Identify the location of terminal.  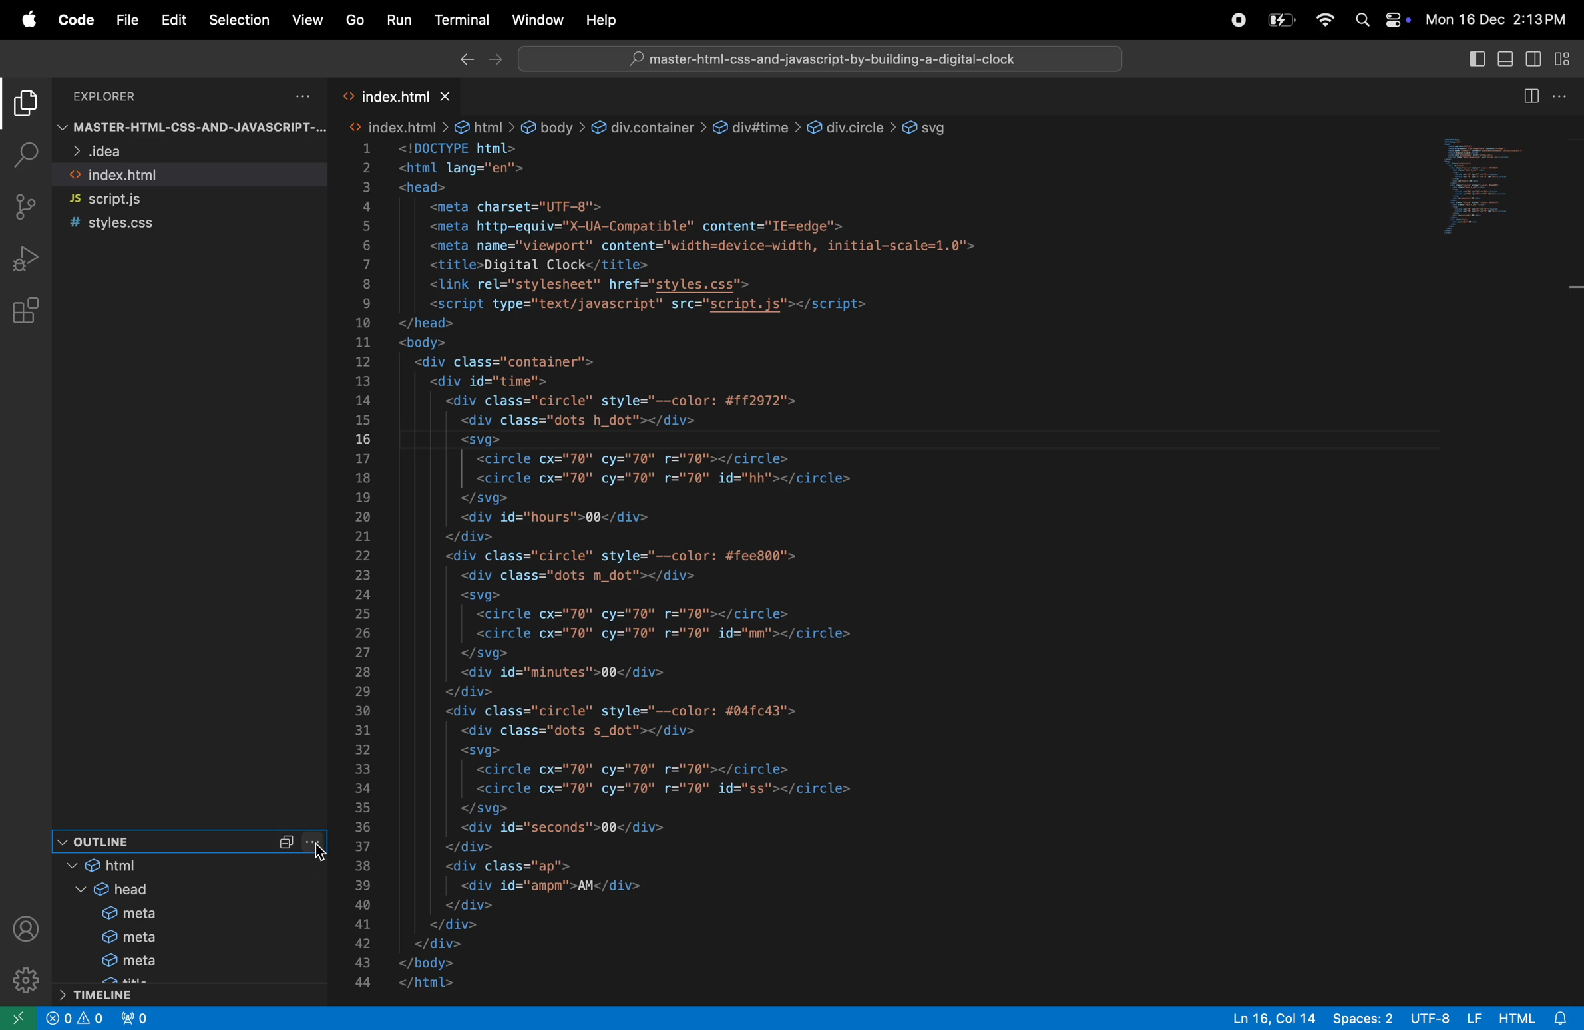
(462, 23).